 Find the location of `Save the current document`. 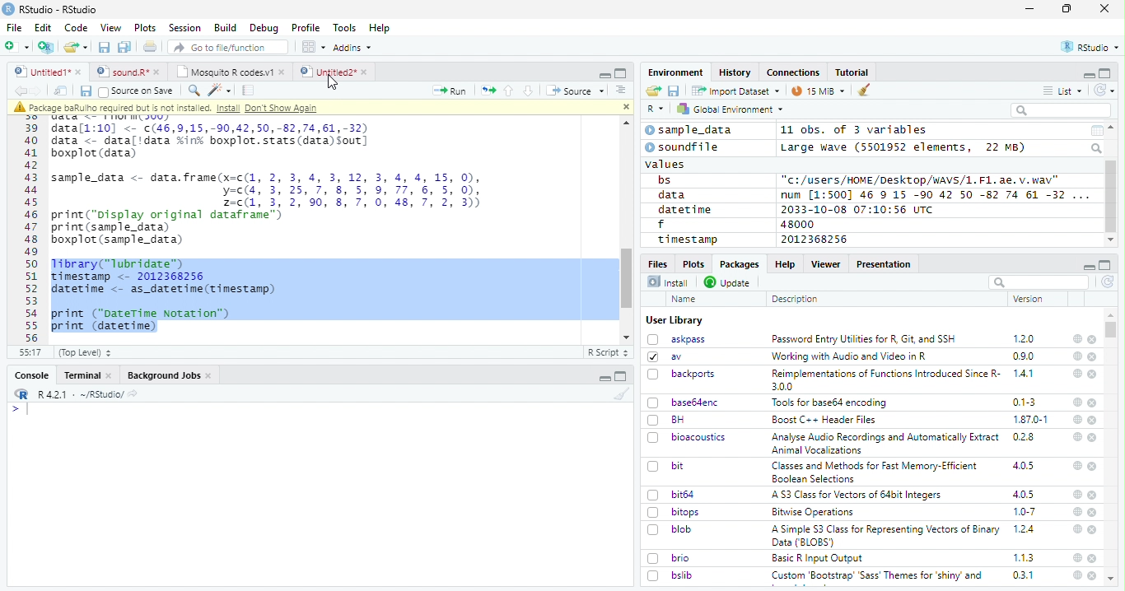

Save the current document is located at coordinates (105, 48).